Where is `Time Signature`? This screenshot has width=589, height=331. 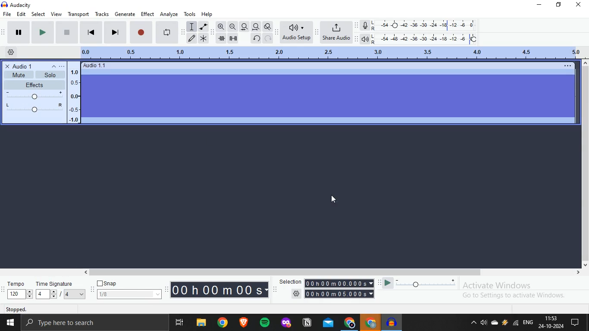
Time Signature is located at coordinates (62, 290).